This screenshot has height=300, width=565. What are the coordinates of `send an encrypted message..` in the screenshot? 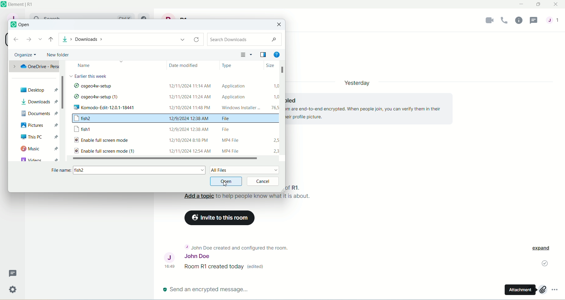 It's located at (206, 289).